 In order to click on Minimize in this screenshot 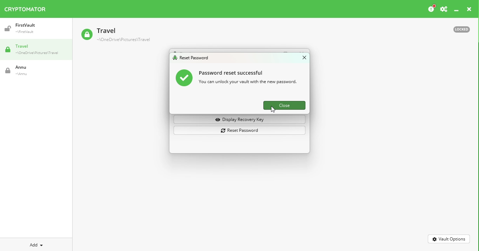, I will do `click(457, 11)`.